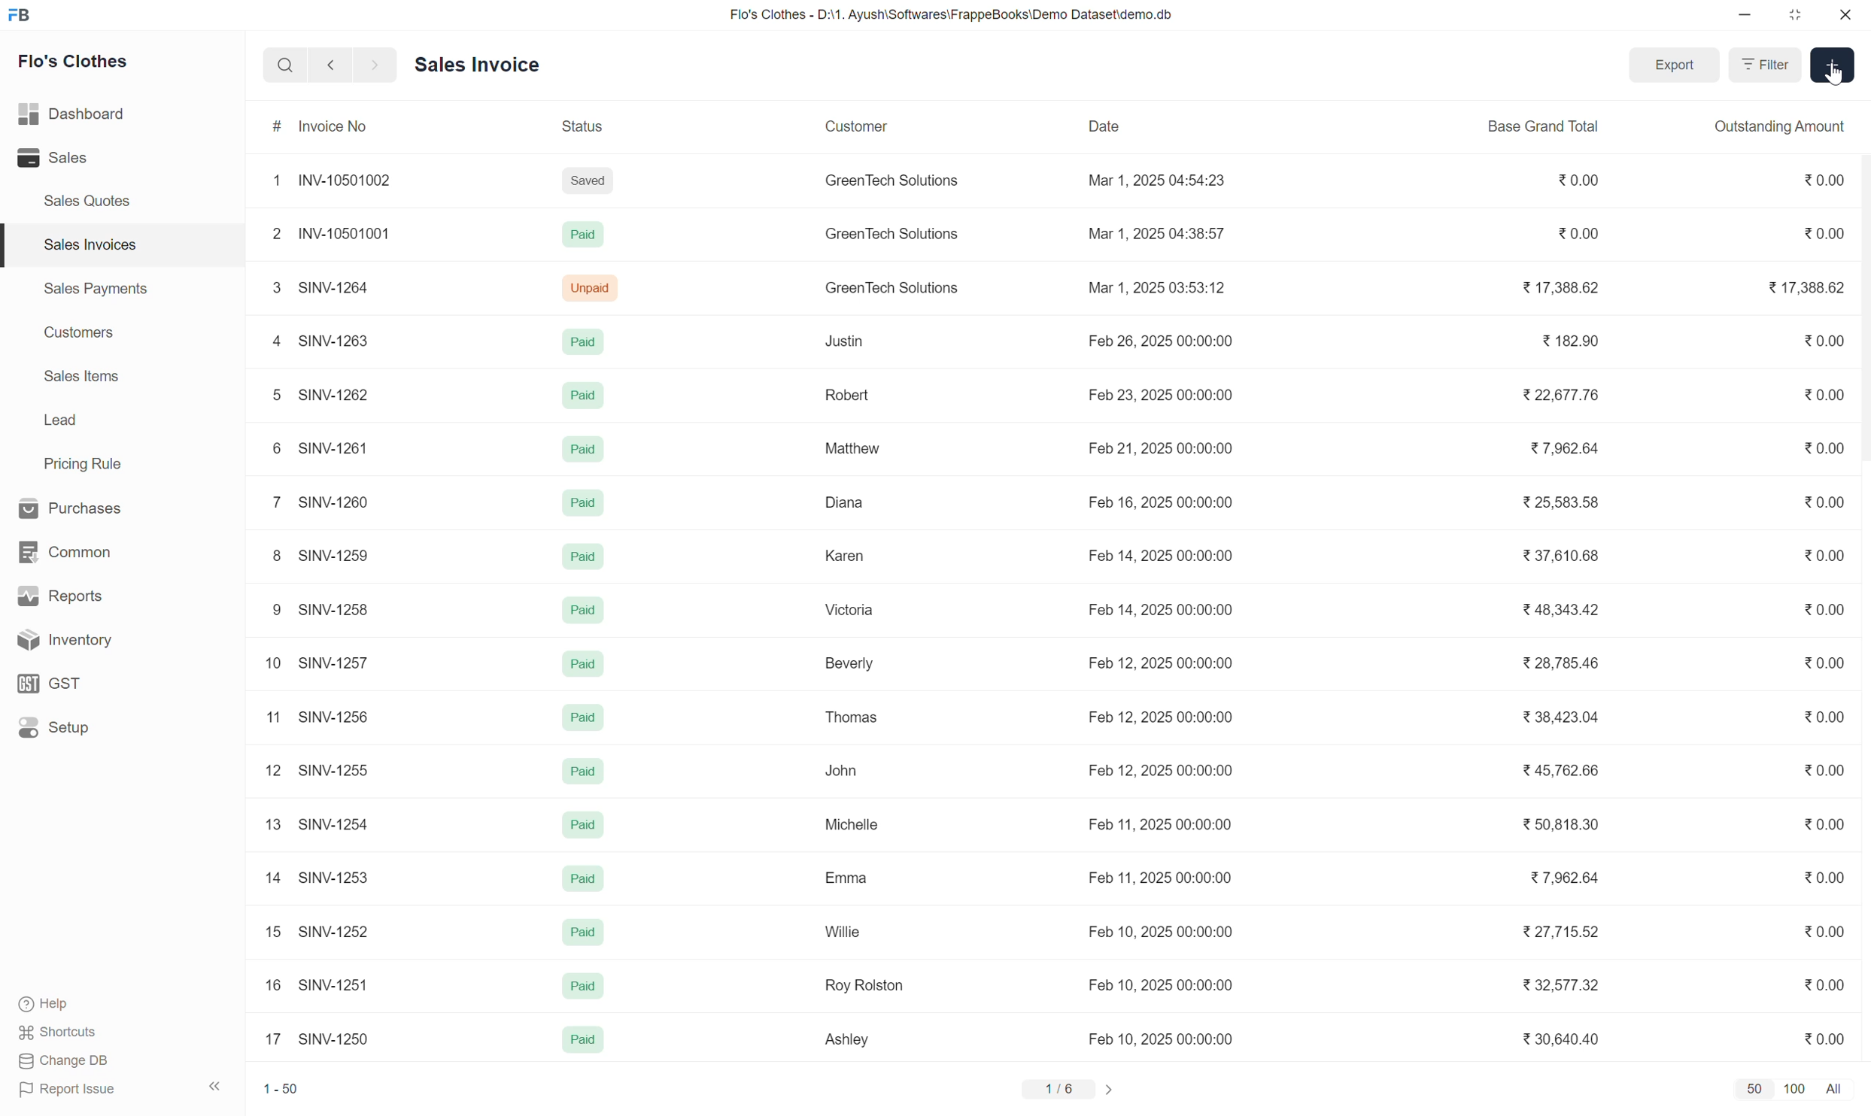 This screenshot has width=1871, height=1116. What do you see at coordinates (330, 68) in the screenshot?
I see `go back ` at bounding box center [330, 68].